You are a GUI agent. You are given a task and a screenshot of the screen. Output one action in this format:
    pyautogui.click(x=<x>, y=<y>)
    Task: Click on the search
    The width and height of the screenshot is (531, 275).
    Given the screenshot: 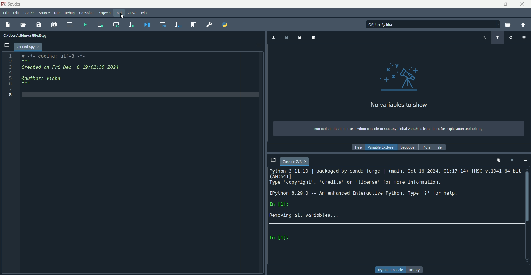 What is the action you would take?
    pyautogui.click(x=29, y=14)
    